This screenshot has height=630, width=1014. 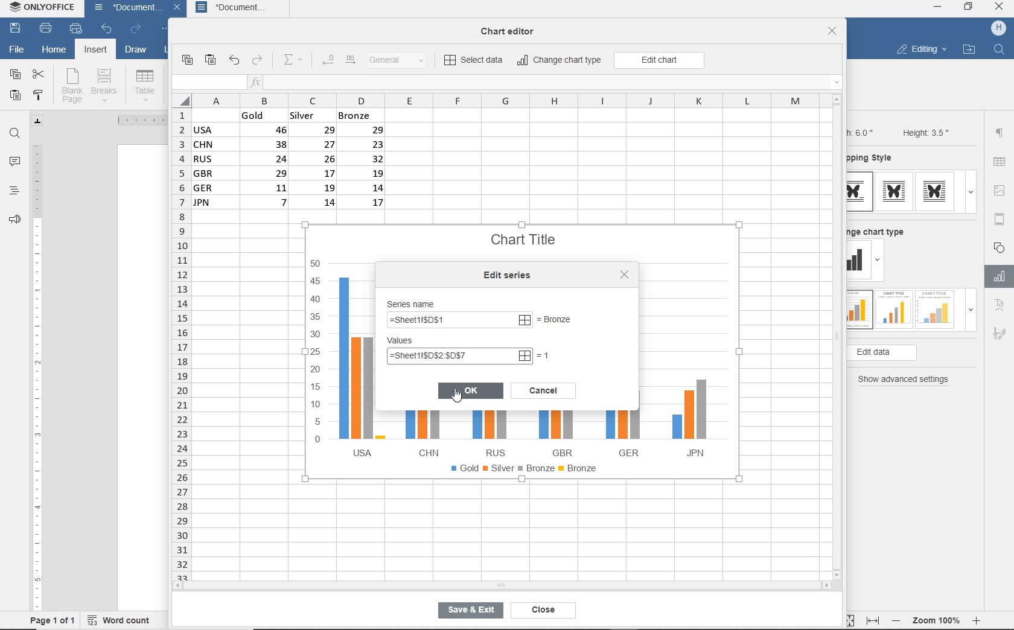 What do you see at coordinates (892, 308) in the screenshot?
I see `type 2 ` at bounding box center [892, 308].